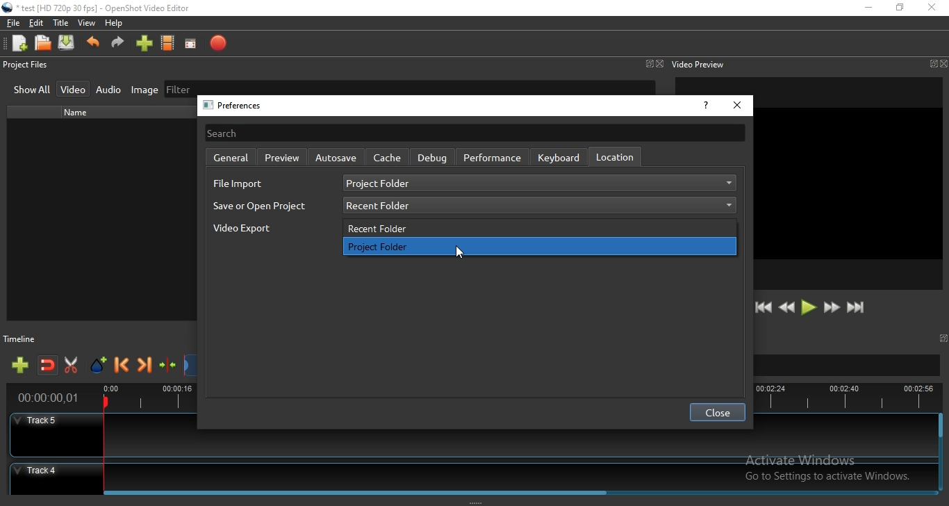 This screenshot has height=506, width=949. What do you see at coordinates (141, 90) in the screenshot?
I see `Image` at bounding box center [141, 90].